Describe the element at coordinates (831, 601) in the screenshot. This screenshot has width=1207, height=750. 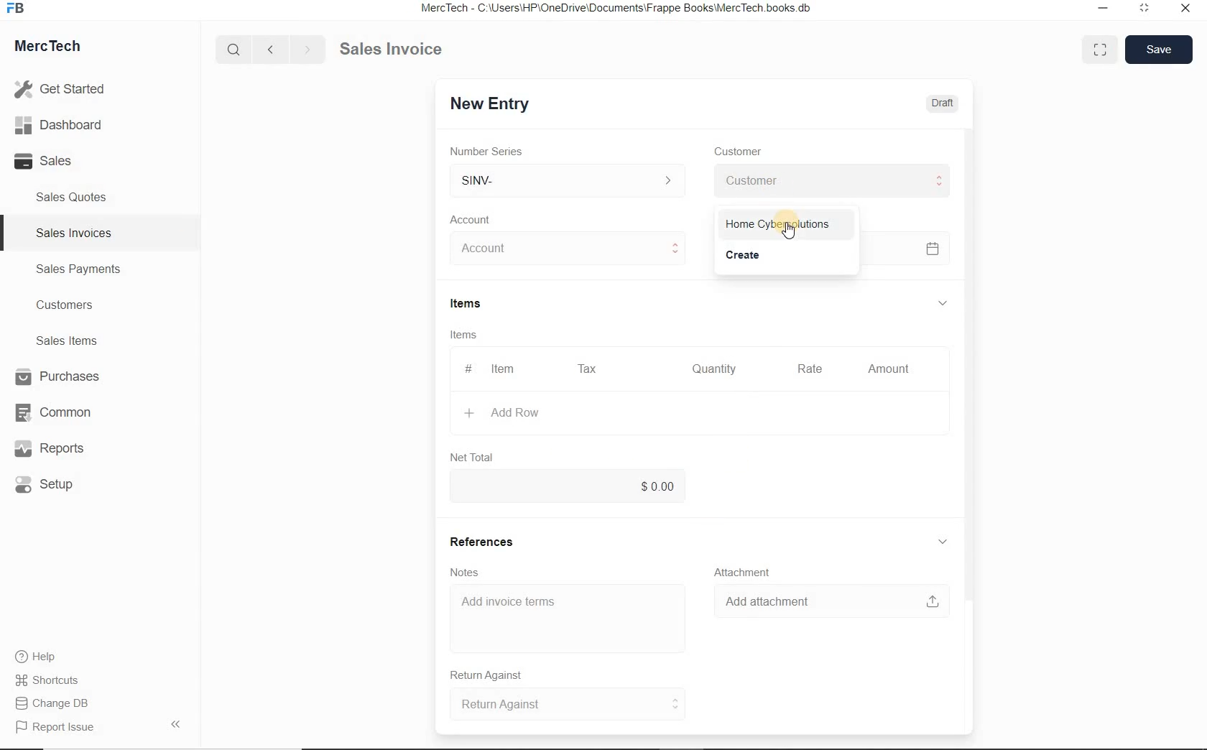
I see `Add attachment` at that location.